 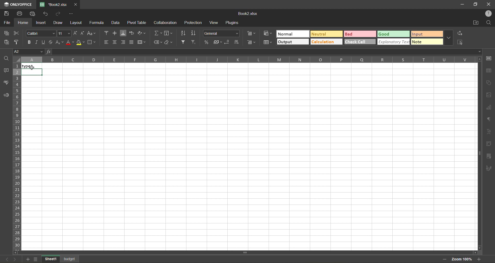 I want to click on charts, so click(x=490, y=107).